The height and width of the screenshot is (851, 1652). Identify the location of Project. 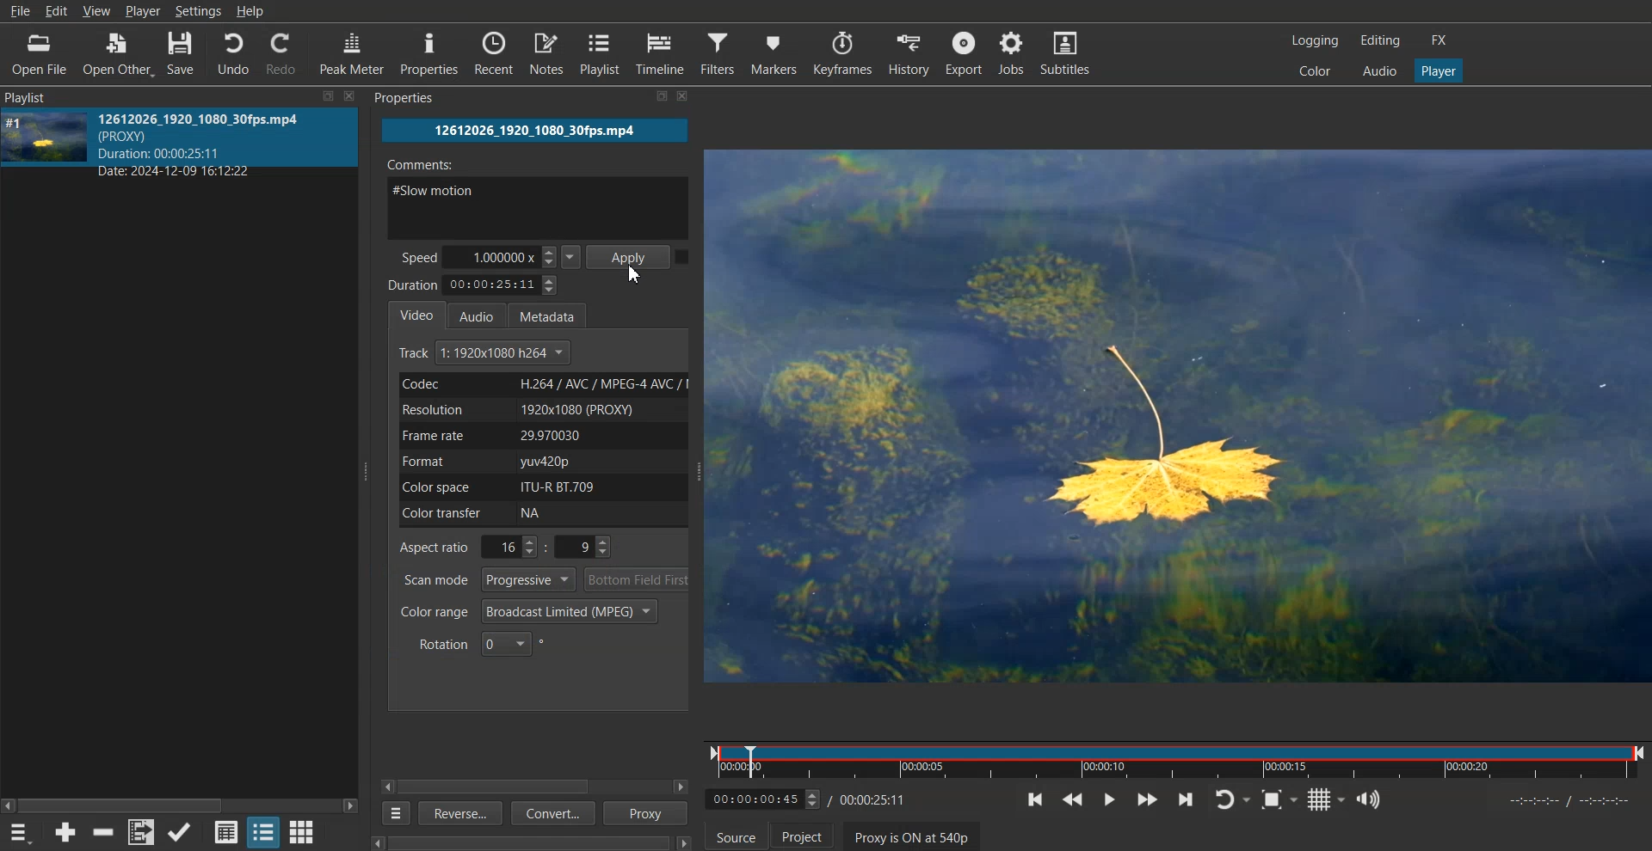
(802, 835).